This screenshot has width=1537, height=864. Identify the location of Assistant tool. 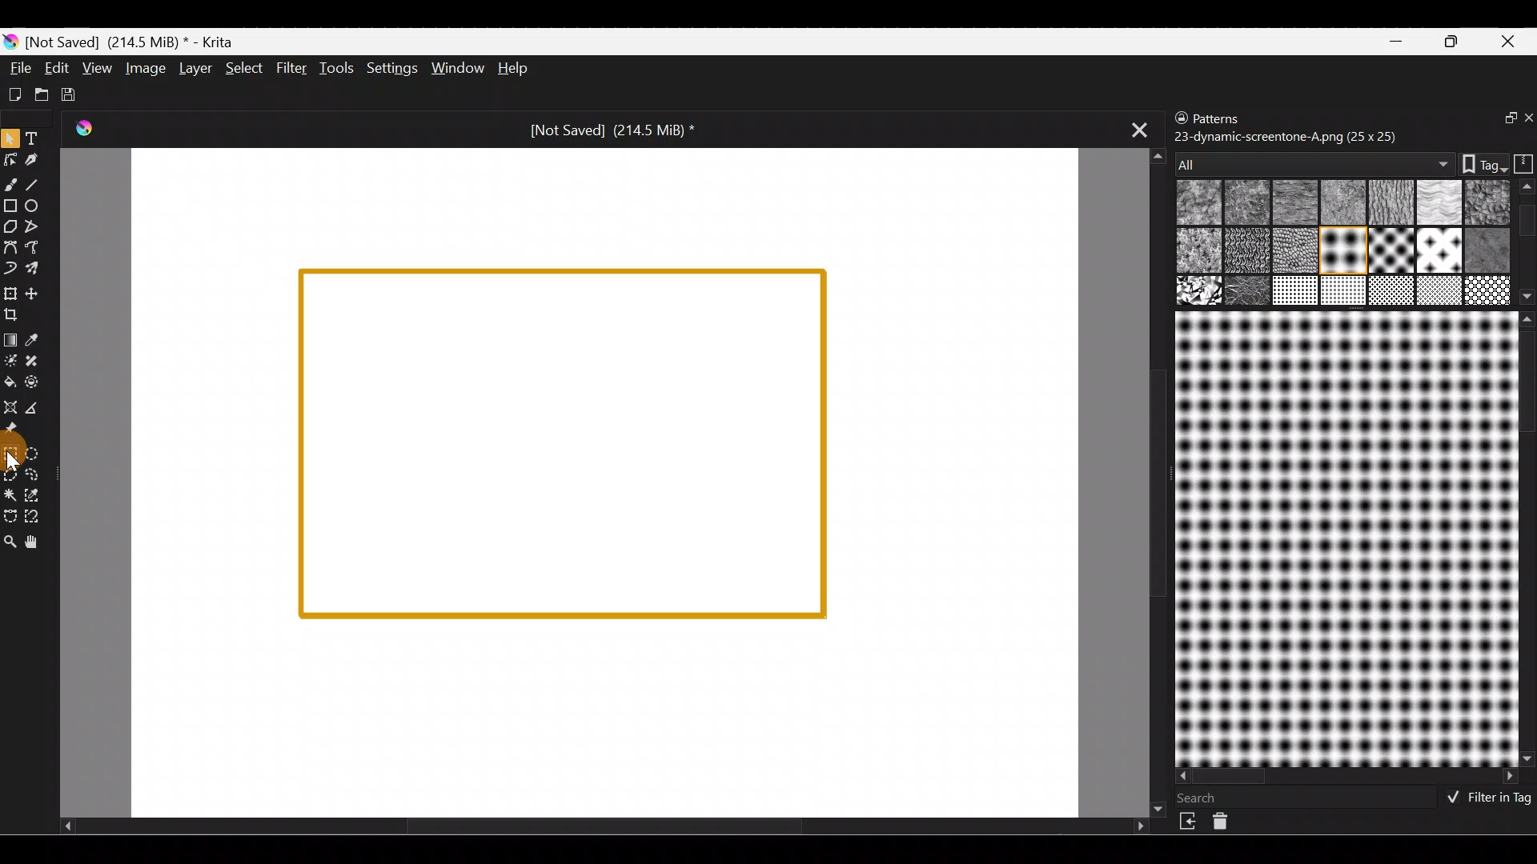
(11, 406).